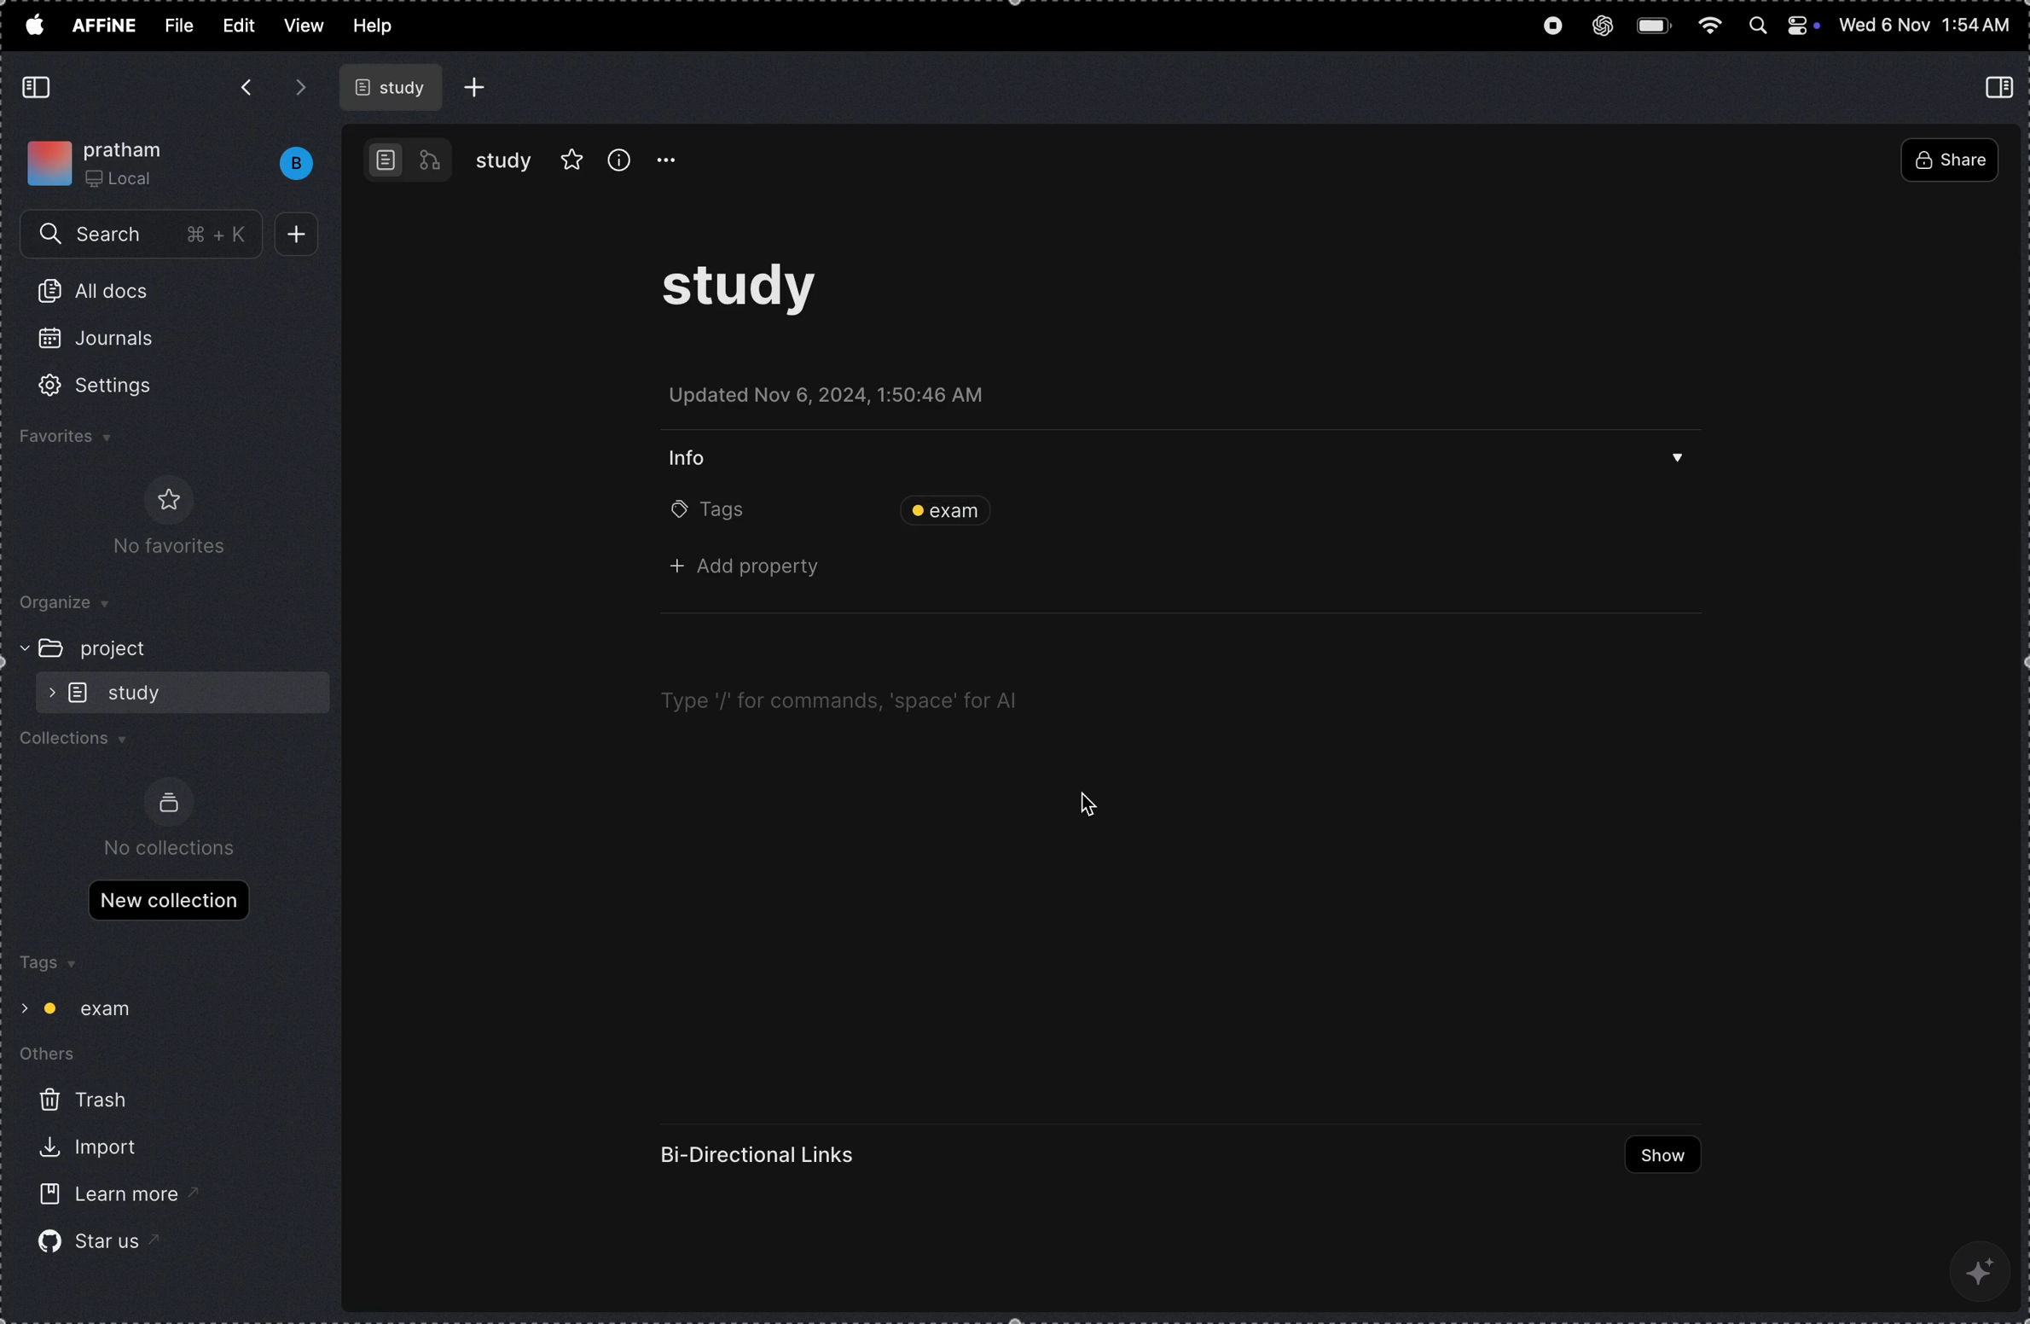  I want to click on expand/collapse, so click(20, 1005).